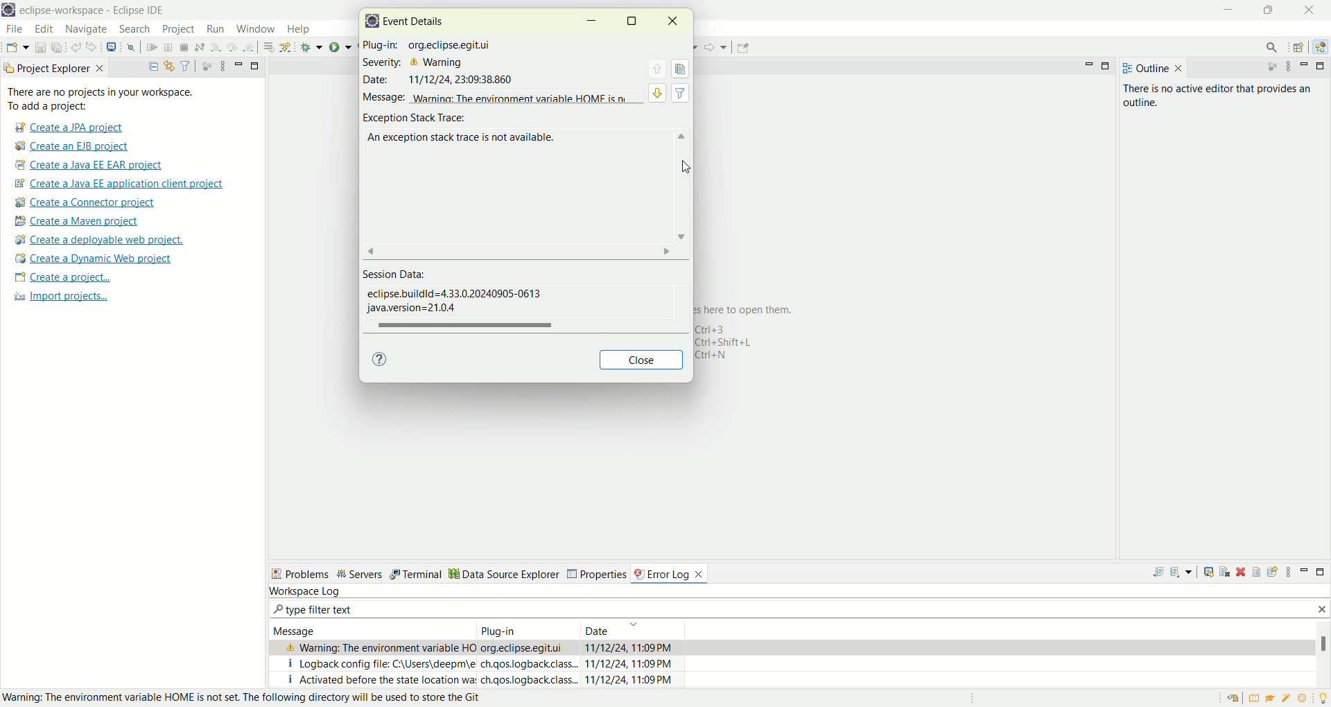 Image resolution: width=1331 pixels, height=707 pixels. What do you see at coordinates (360, 570) in the screenshot?
I see `servers` at bounding box center [360, 570].